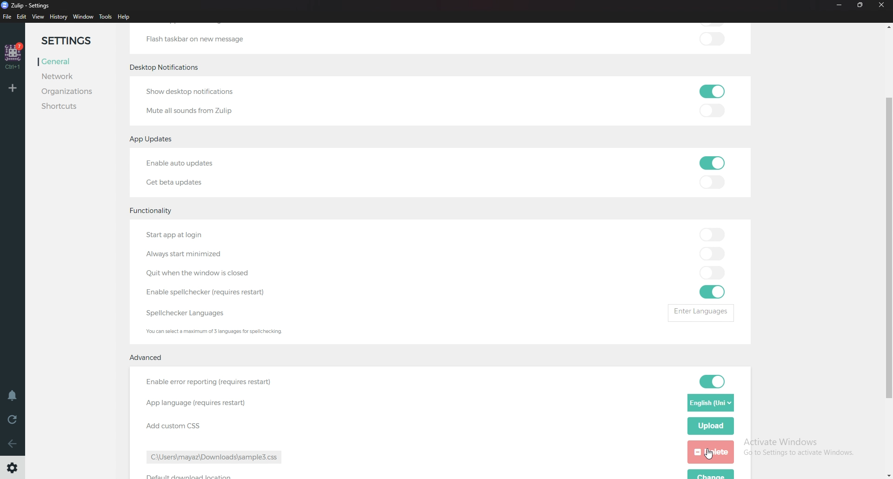 This screenshot has width=893, height=479. Describe the element at coordinates (710, 403) in the screenshot. I see `Language` at that location.